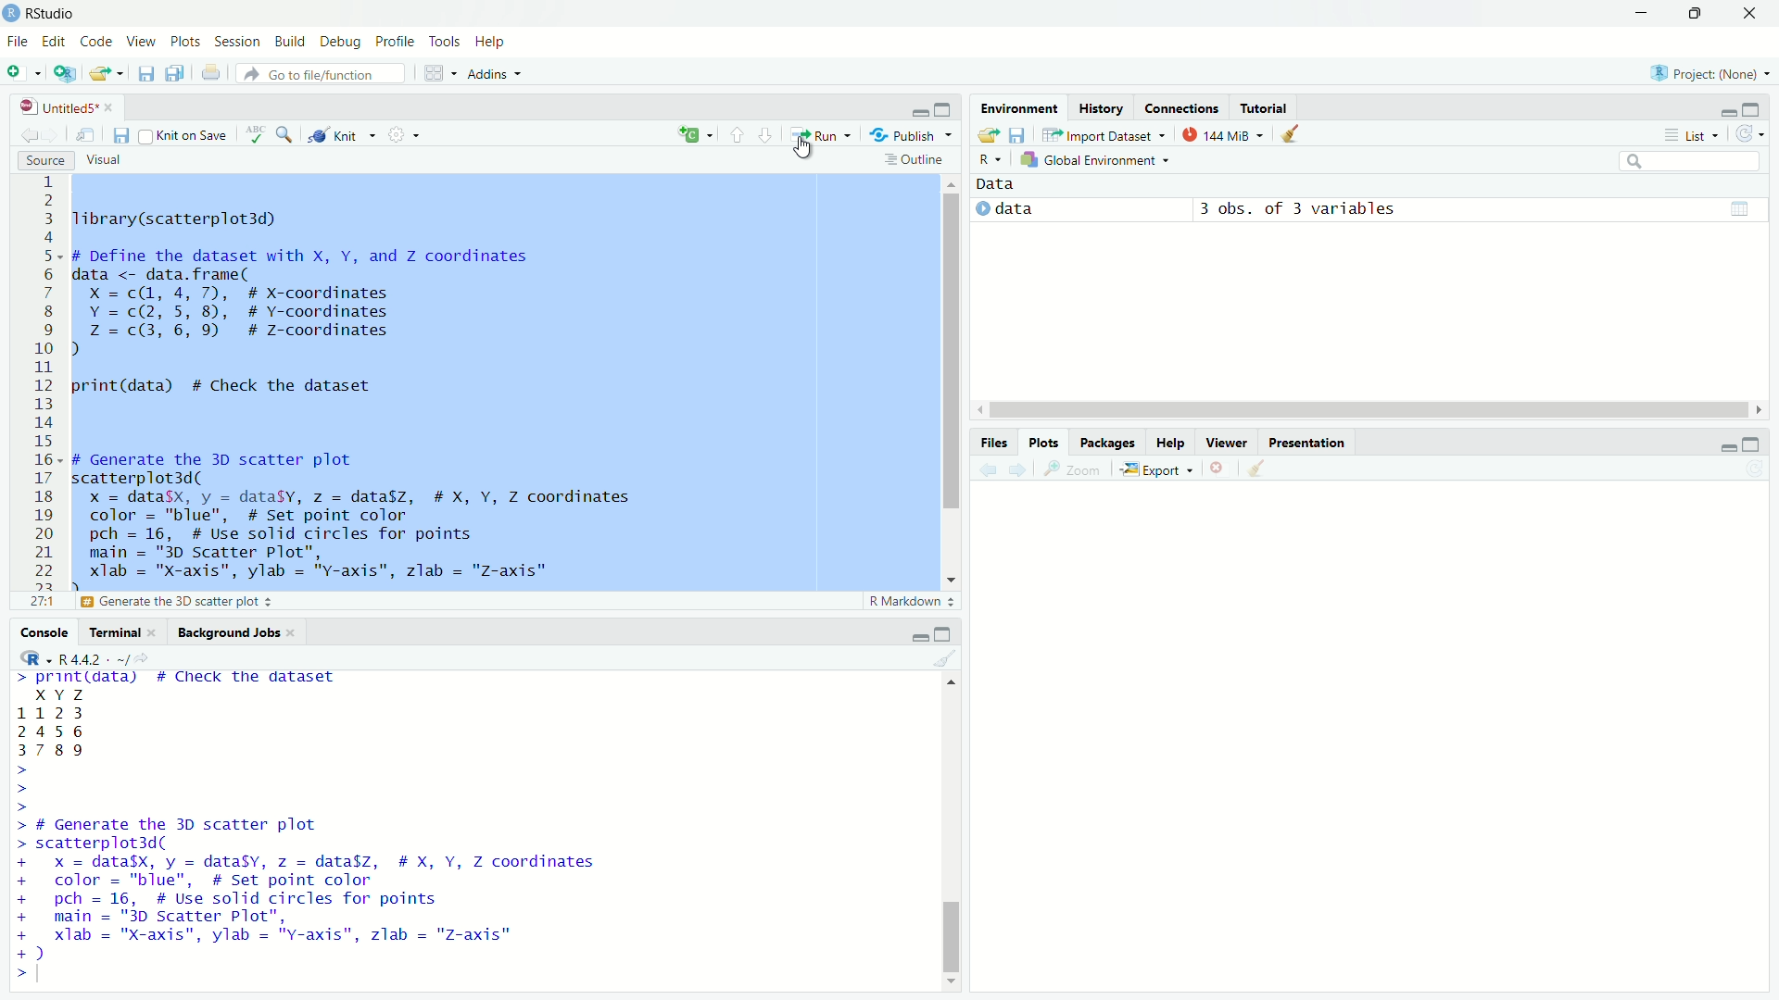 The height and width of the screenshot is (1000, 1779). Describe the element at coordinates (944, 632) in the screenshot. I see `maximize` at that location.